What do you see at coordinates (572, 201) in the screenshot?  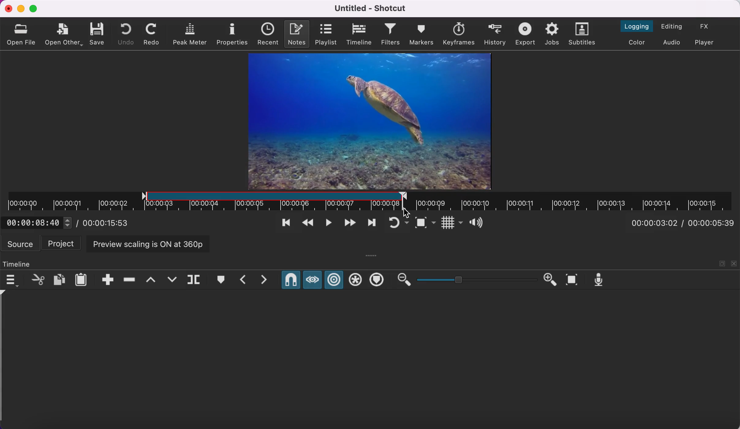 I see `unclipped timeline` at bounding box center [572, 201].